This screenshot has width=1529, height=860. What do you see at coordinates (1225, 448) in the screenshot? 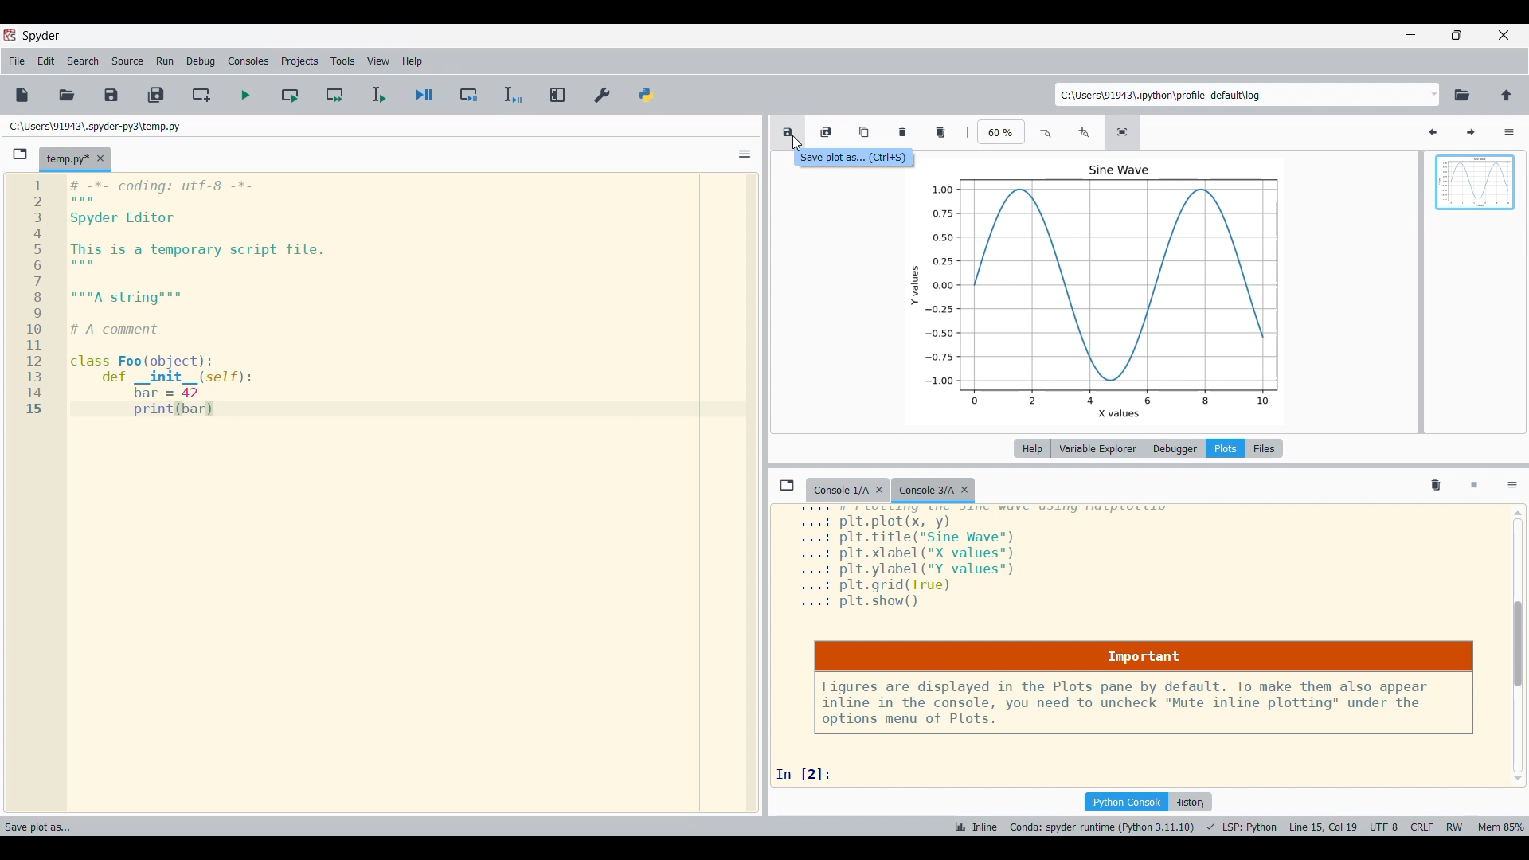
I see `Plots` at bounding box center [1225, 448].